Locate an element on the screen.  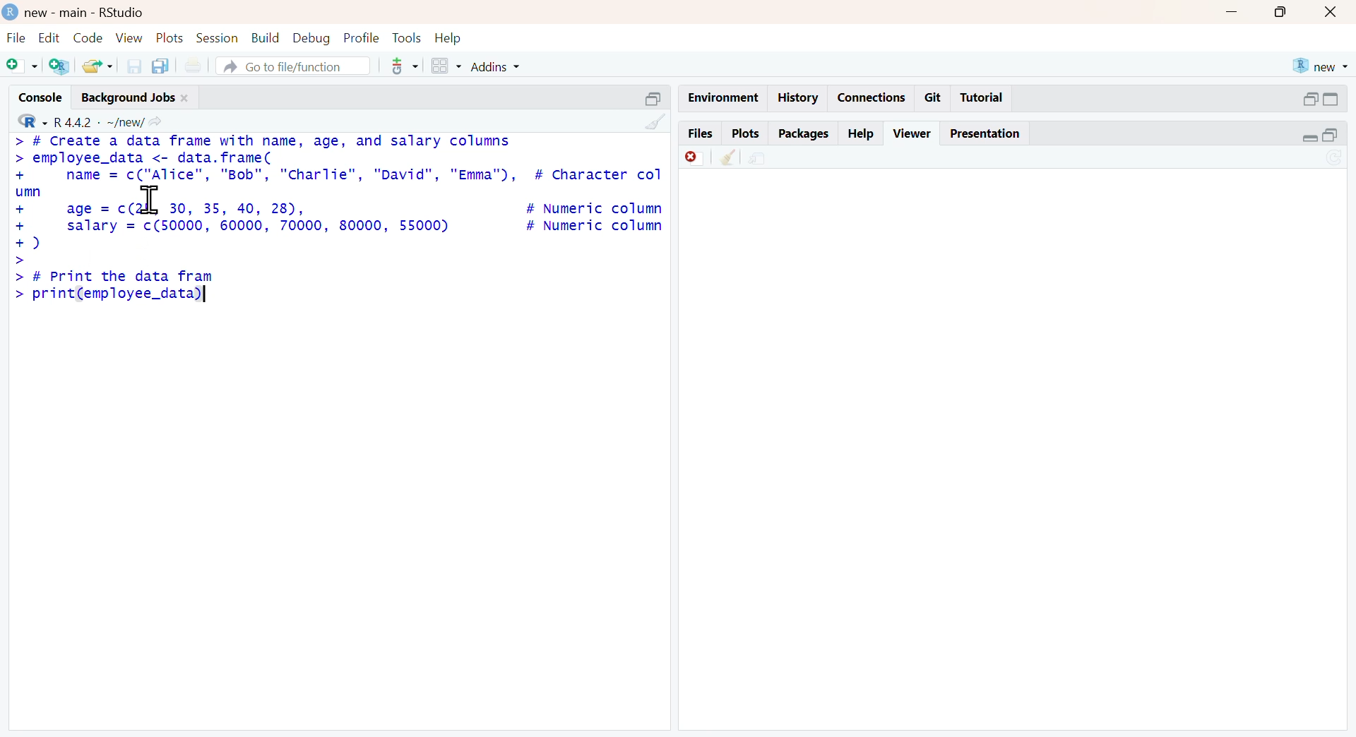
Addins  is located at coordinates (516, 66).